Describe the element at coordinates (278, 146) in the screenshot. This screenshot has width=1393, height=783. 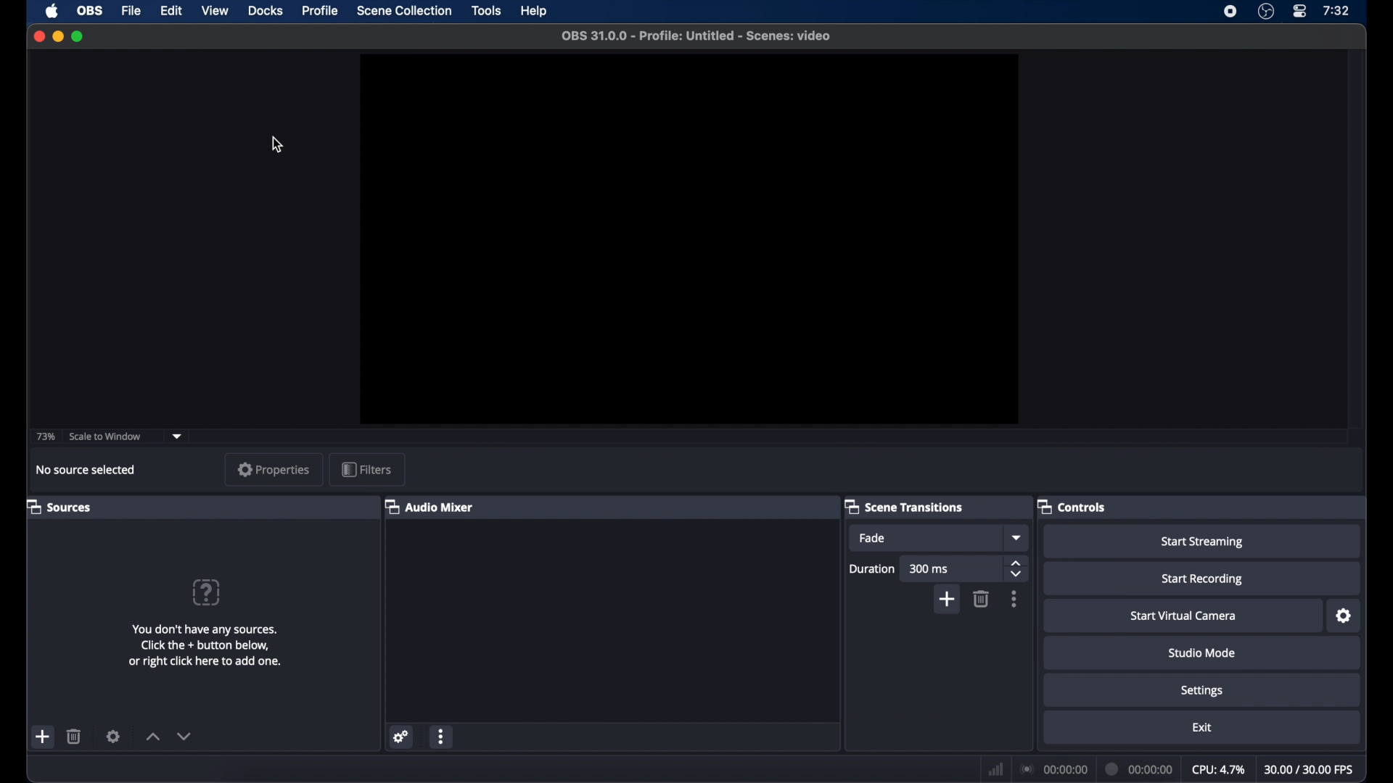
I see `cursor` at that location.